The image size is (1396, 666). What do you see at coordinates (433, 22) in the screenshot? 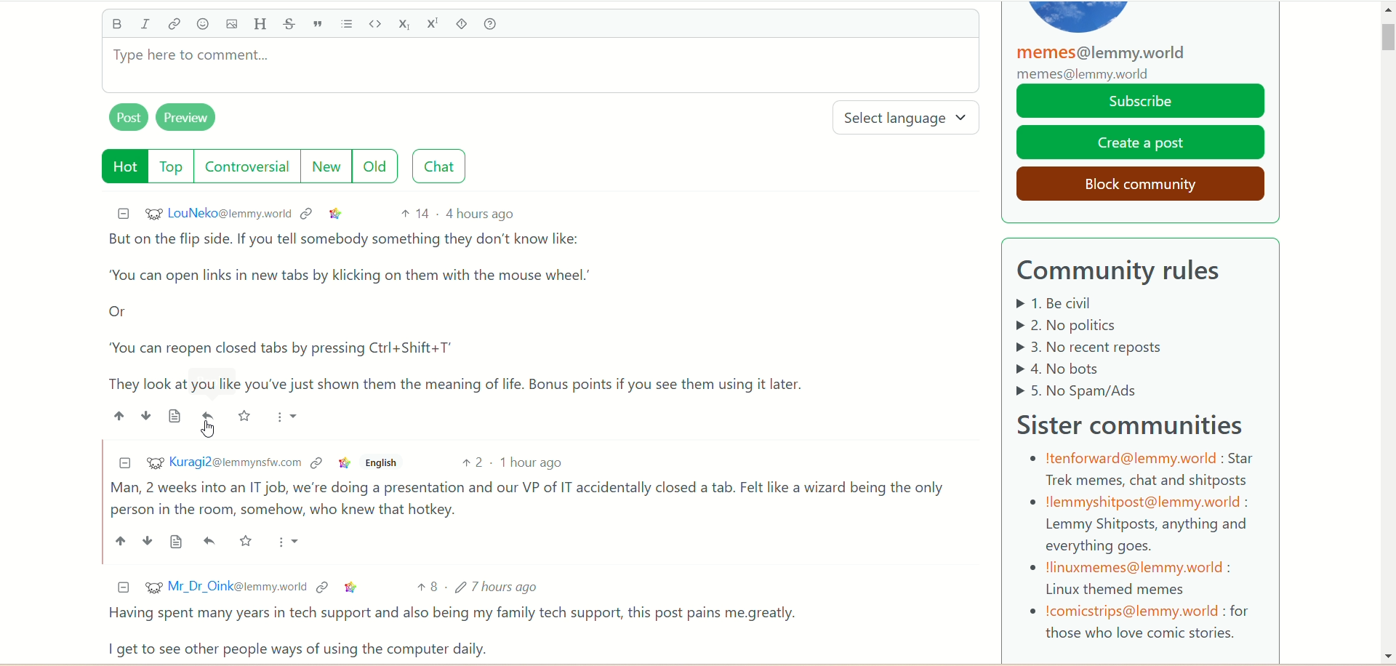
I see `superscript` at bounding box center [433, 22].